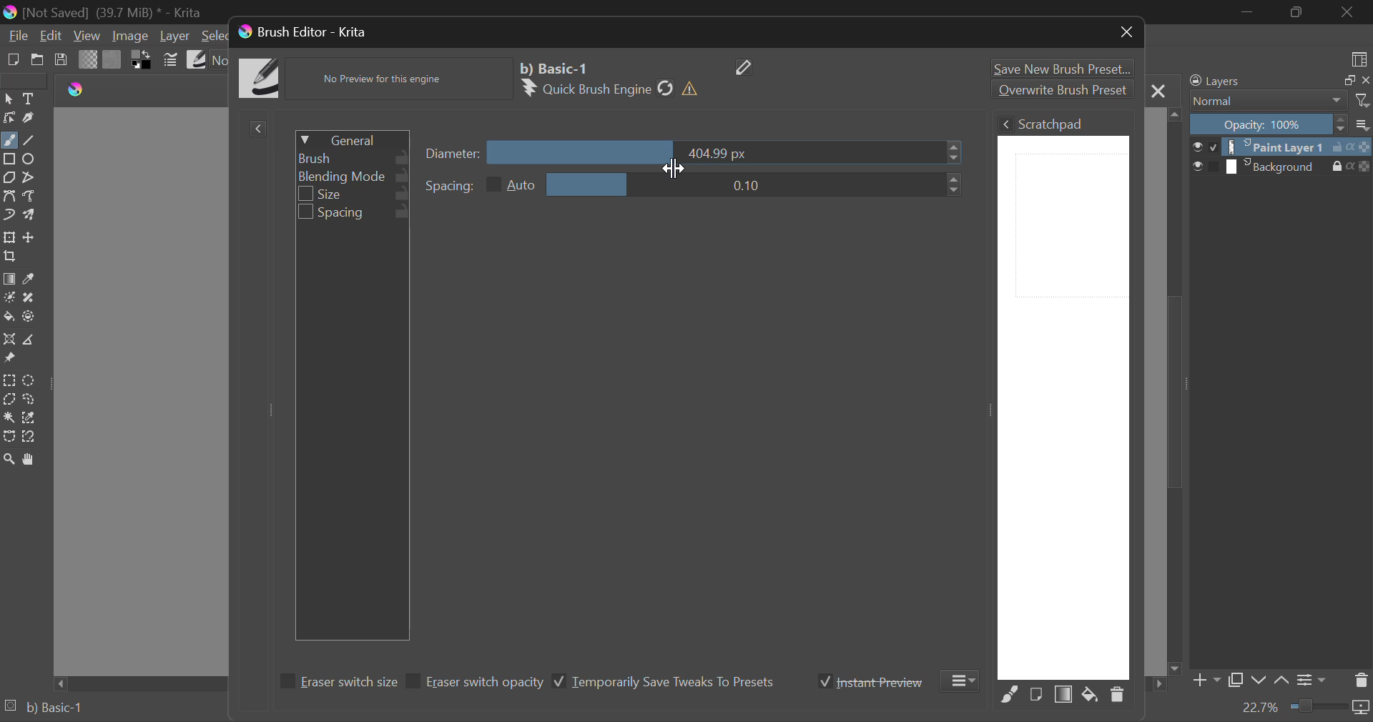 This screenshot has width=1373, height=722. What do you see at coordinates (197, 60) in the screenshot?
I see `Brush Presets` at bounding box center [197, 60].